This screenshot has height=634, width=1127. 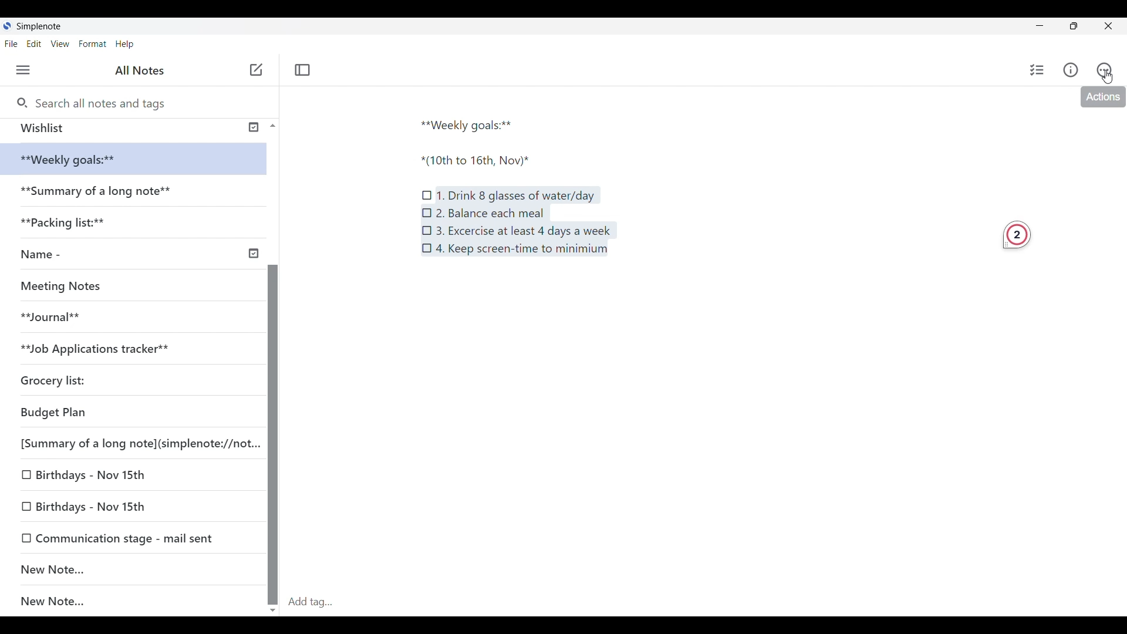 What do you see at coordinates (130, 128) in the screenshot?
I see `Wishlist` at bounding box center [130, 128].